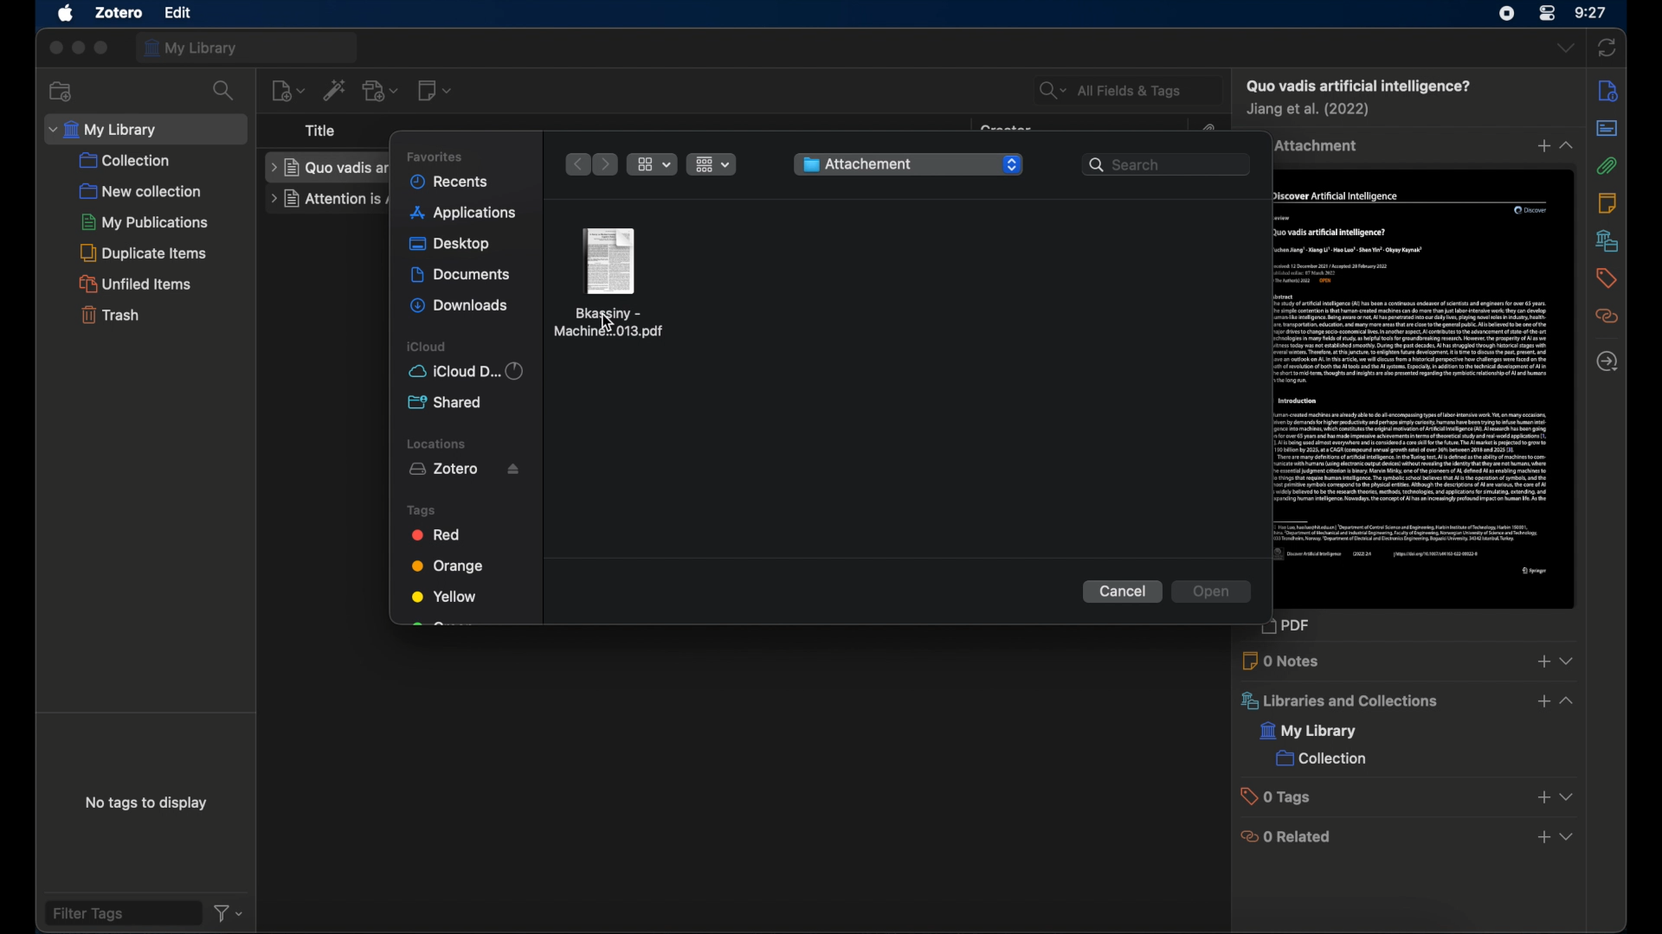 Image resolution: width=1662 pixels, height=934 pixels. I want to click on cursor, so click(608, 323).